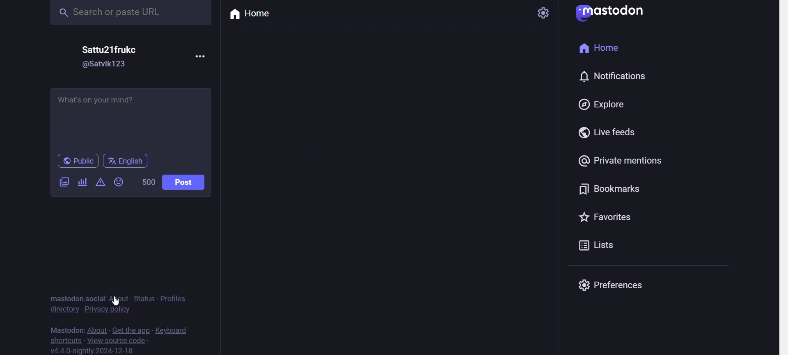 Image resolution: width=788 pixels, height=355 pixels. I want to click on post here, so click(130, 117).